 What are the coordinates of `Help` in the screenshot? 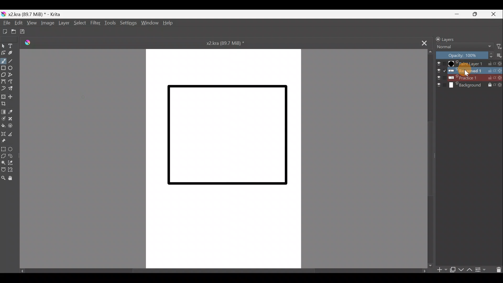 It's located at (170, 23).